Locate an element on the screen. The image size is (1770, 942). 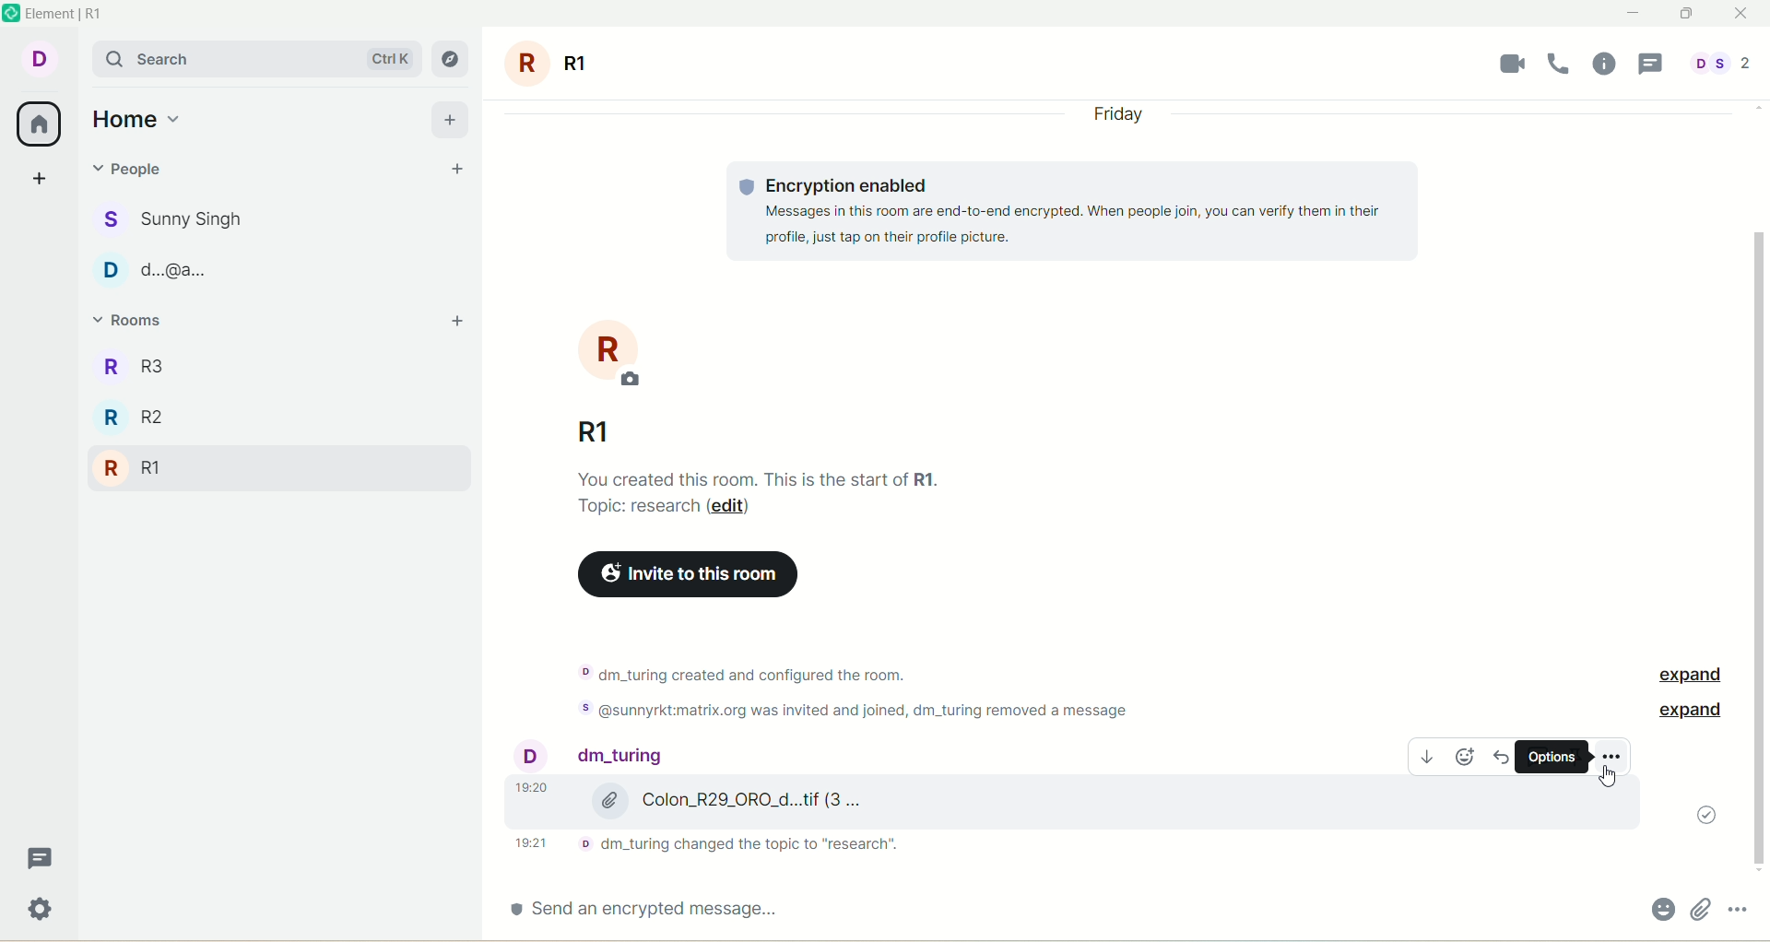
invite to this room is located at coordinates (685, 575).